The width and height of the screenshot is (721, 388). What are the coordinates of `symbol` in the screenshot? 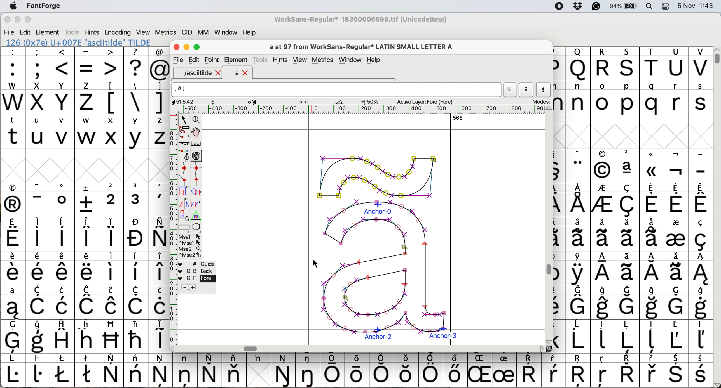 It's located at (579, 234).